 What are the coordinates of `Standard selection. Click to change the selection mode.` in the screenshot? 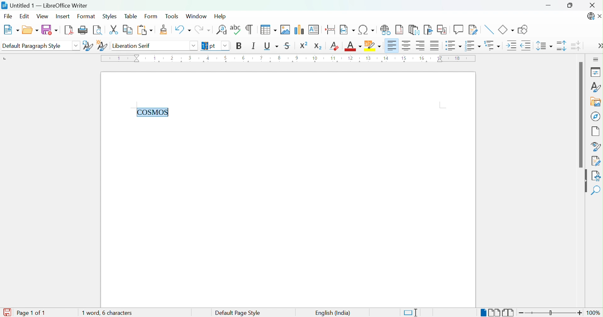 It's located at (411, 313).